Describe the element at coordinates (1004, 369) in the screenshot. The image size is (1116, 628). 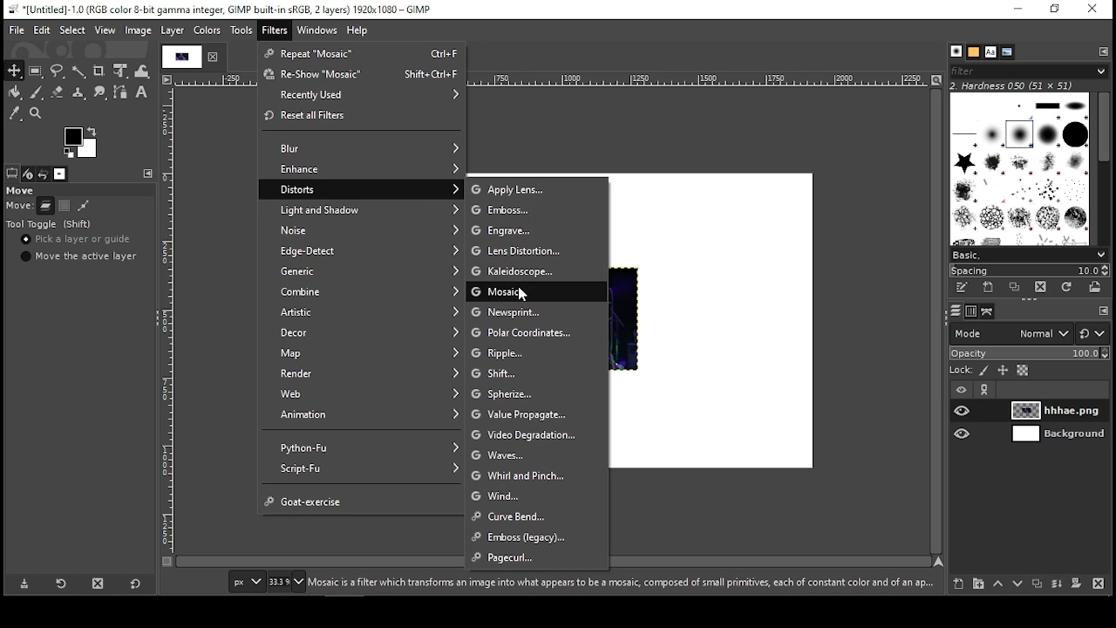
I see `lock size and position` at that location.